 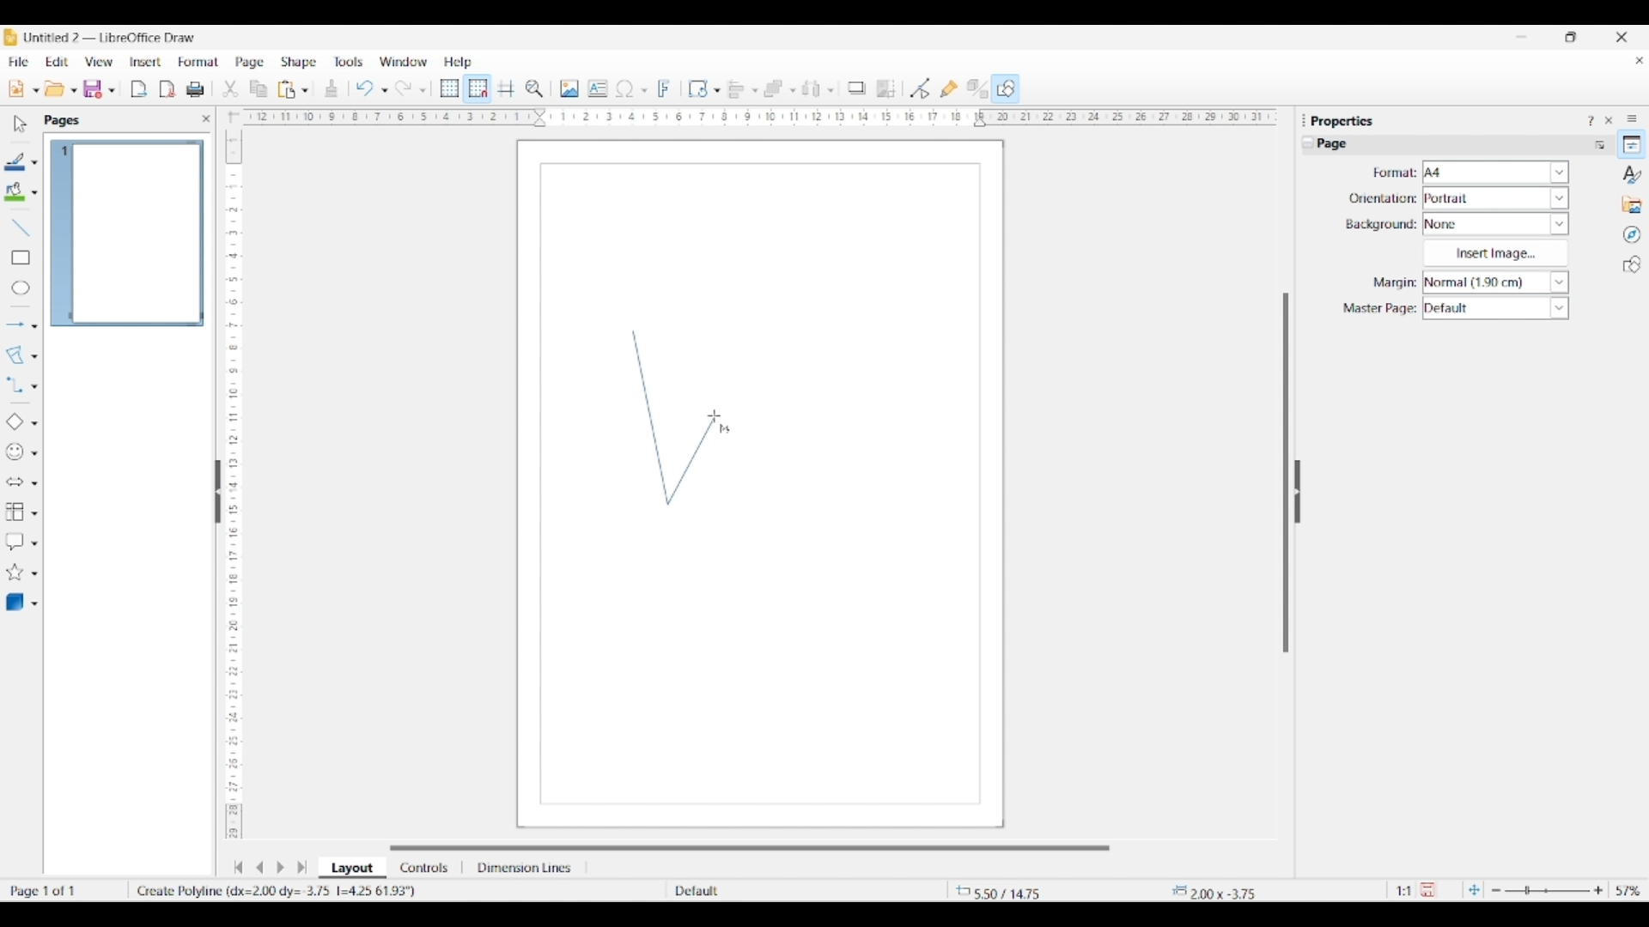 What do you see at coordinates (755, 91) in the screenshot?
I see `Align object options` at bounding box center [755, 91].